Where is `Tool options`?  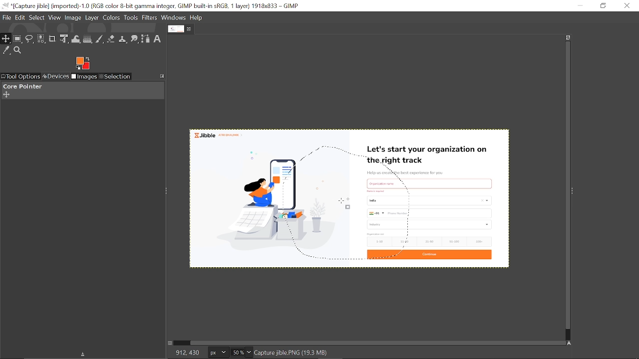 Tool options is located at coordinates (20, 77).